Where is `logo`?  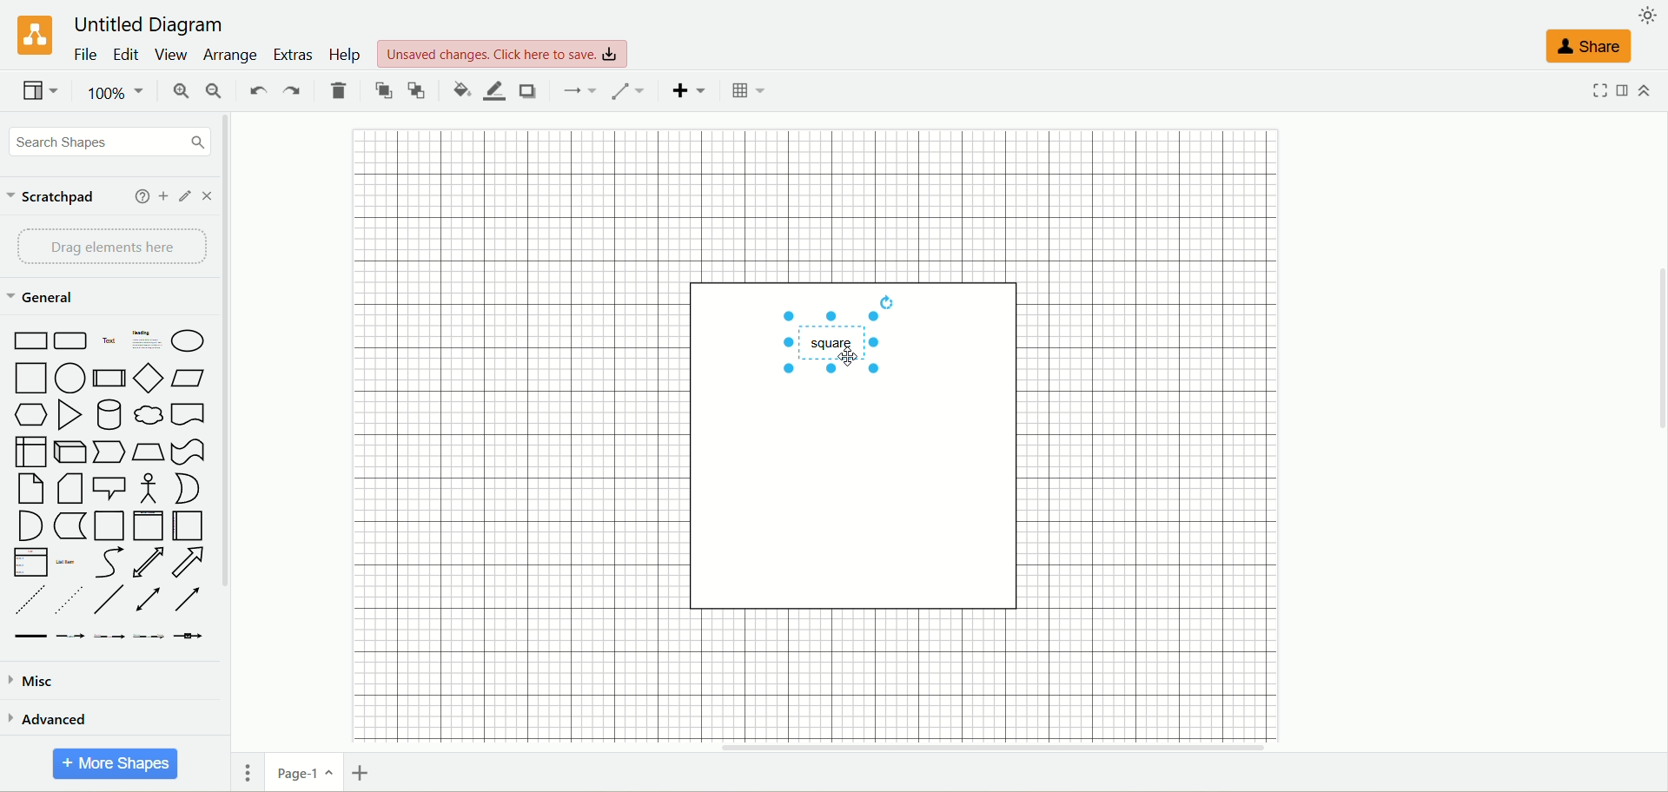
logo is located at coordinates (33, 36).